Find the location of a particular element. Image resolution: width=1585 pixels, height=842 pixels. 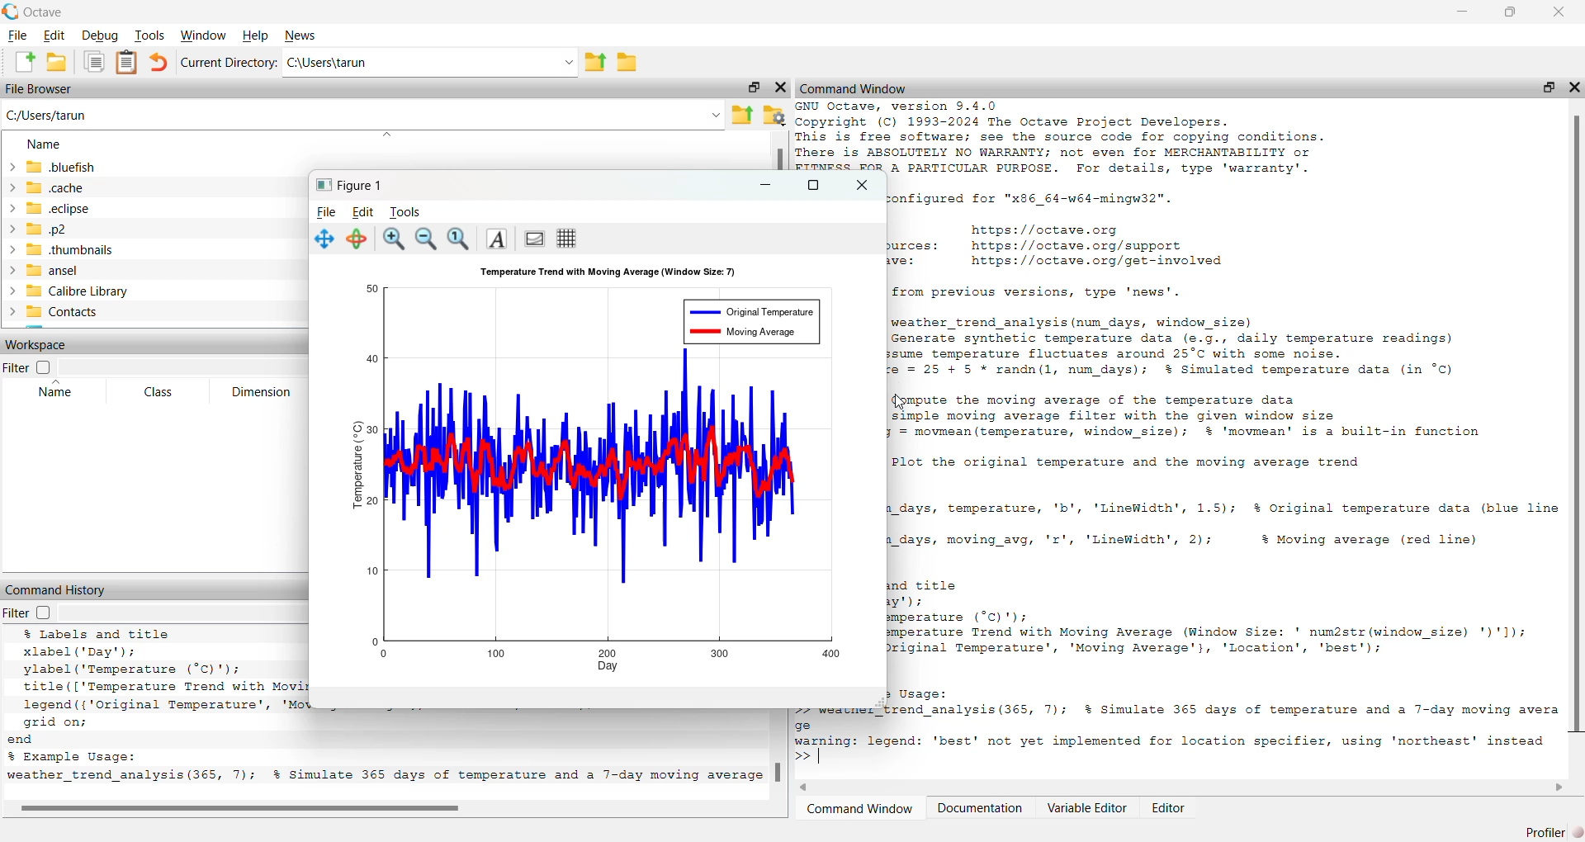

Search  is located at coordinates (461, 240).